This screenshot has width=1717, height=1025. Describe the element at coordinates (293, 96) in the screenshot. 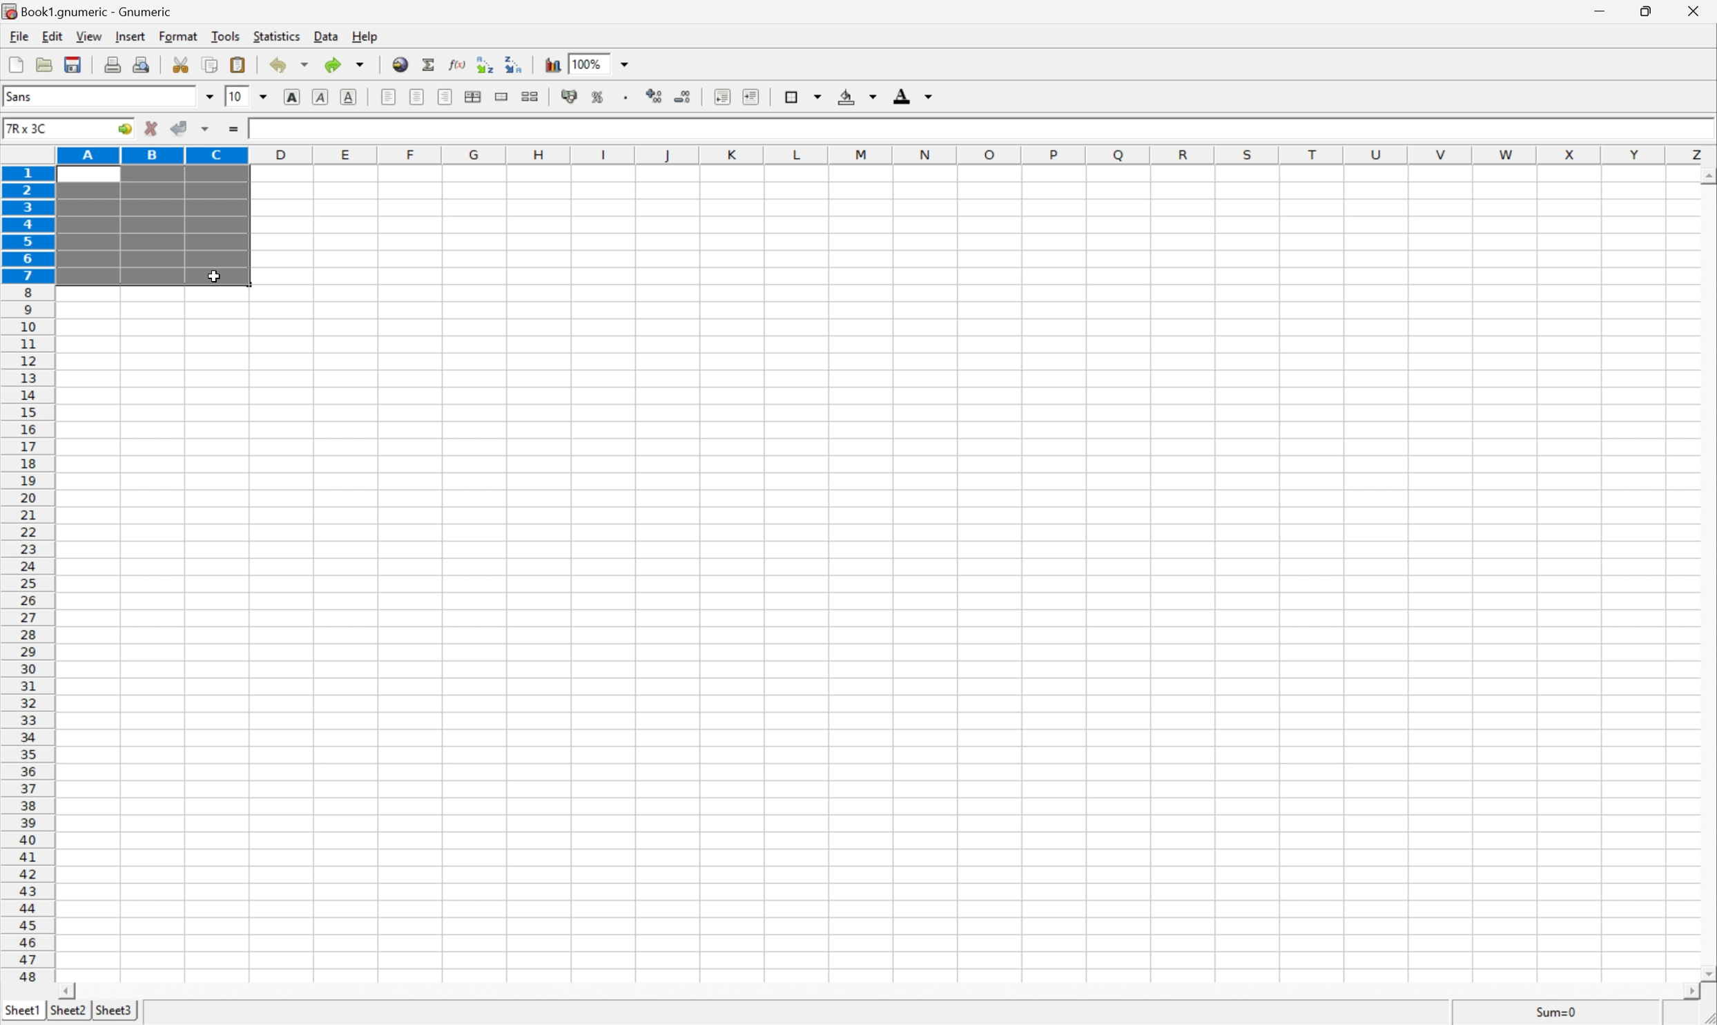

I see `bold` at that location.